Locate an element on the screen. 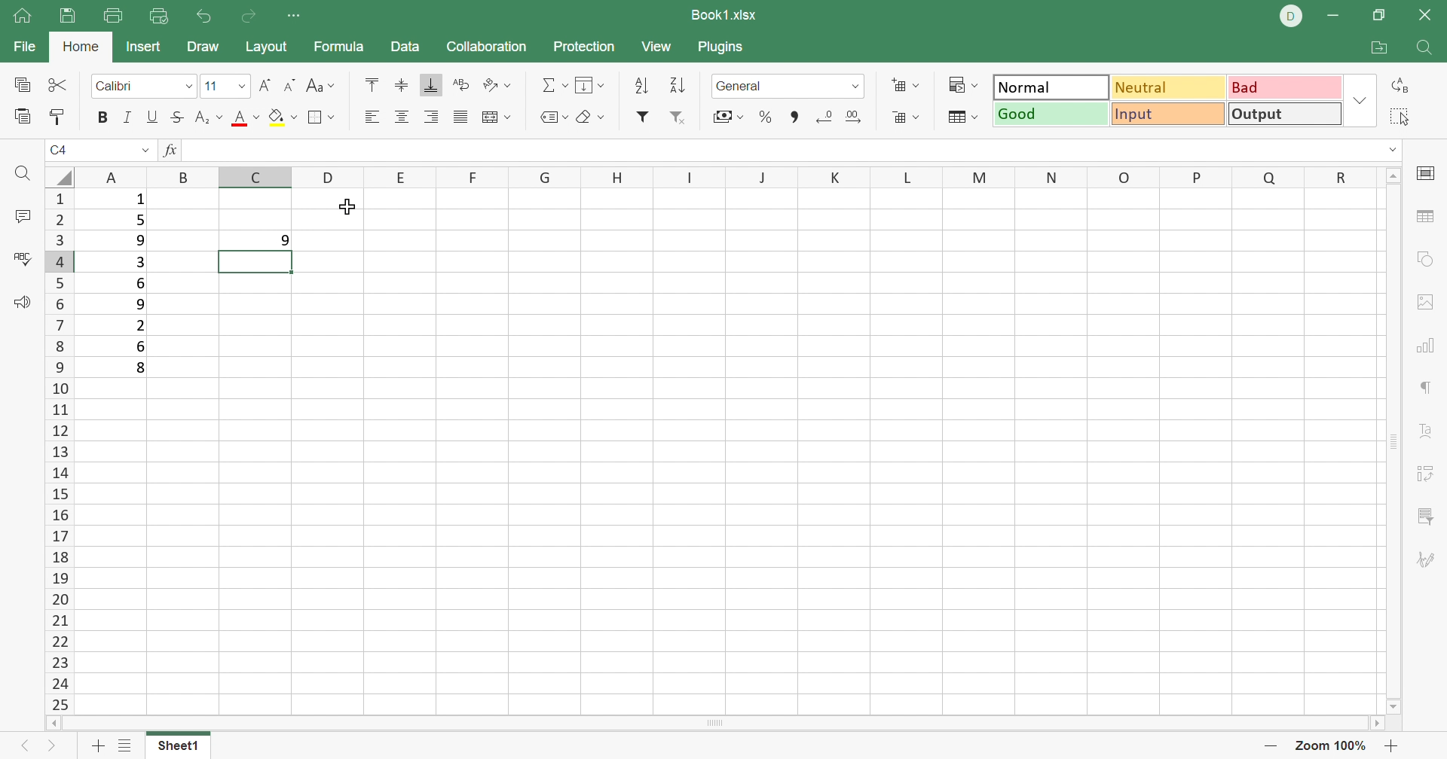 The image size is (1447, 759). Fill color is located at coordinates (283, 120).